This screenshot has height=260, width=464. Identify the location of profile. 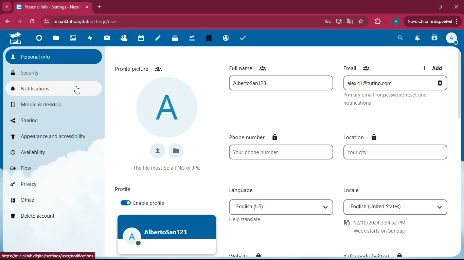
(167, 235).